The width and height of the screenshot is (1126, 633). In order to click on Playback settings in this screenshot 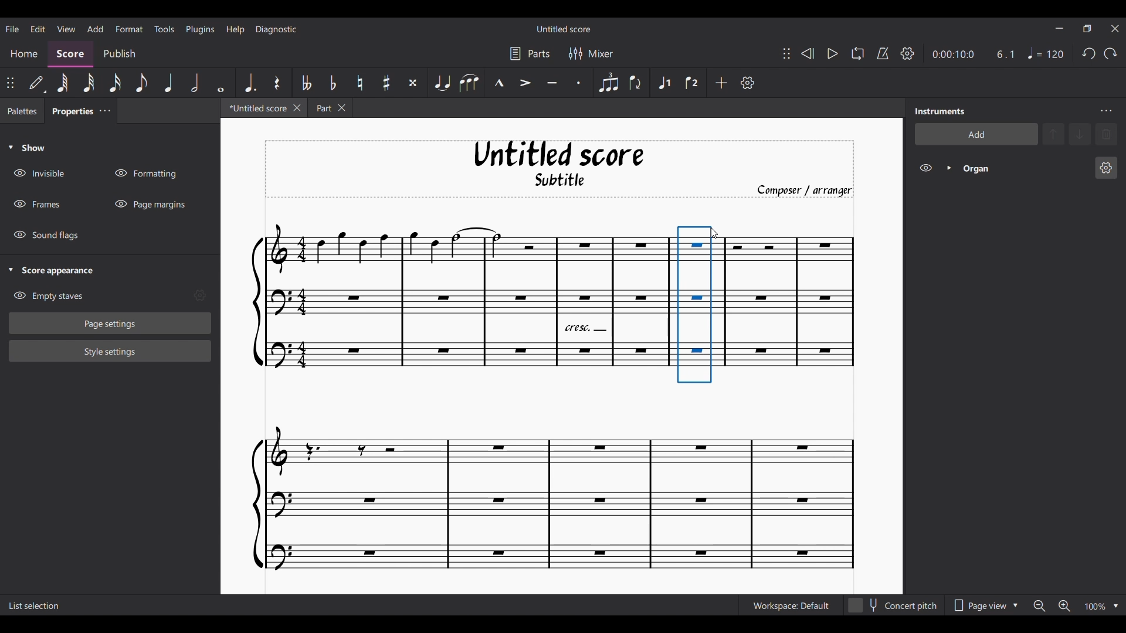, I will do `click(907, 53)`.